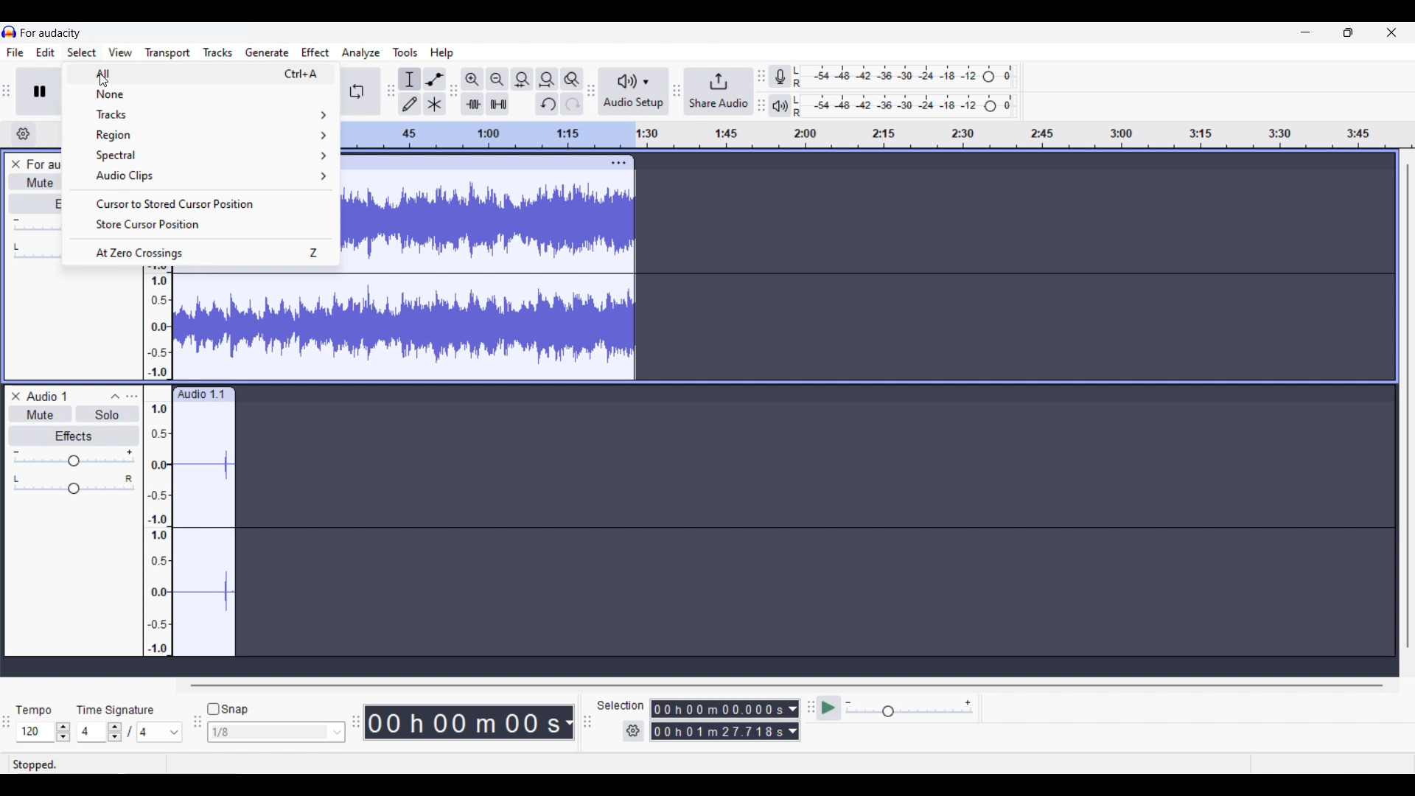 Image resolution: width=1415 pixels, height=796 pixels. Describe the element at coordinates (572, 104) in the screenshot. I see `Redo` at that location.